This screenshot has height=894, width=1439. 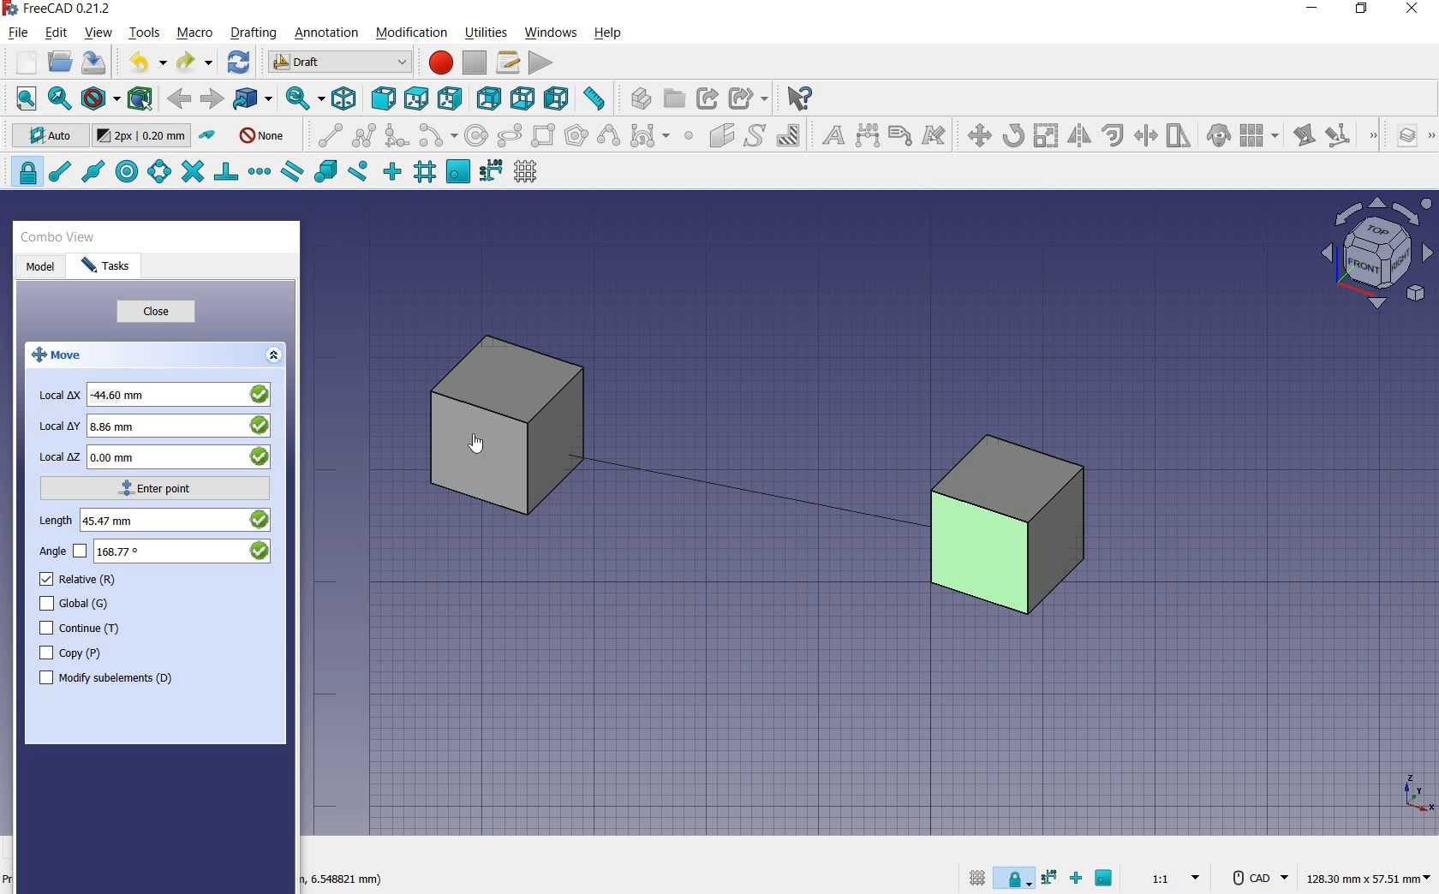 What do you see at coordinates (607, 137) in the screenshot?
I see `B-Spline` at bounding box center [607, 137].